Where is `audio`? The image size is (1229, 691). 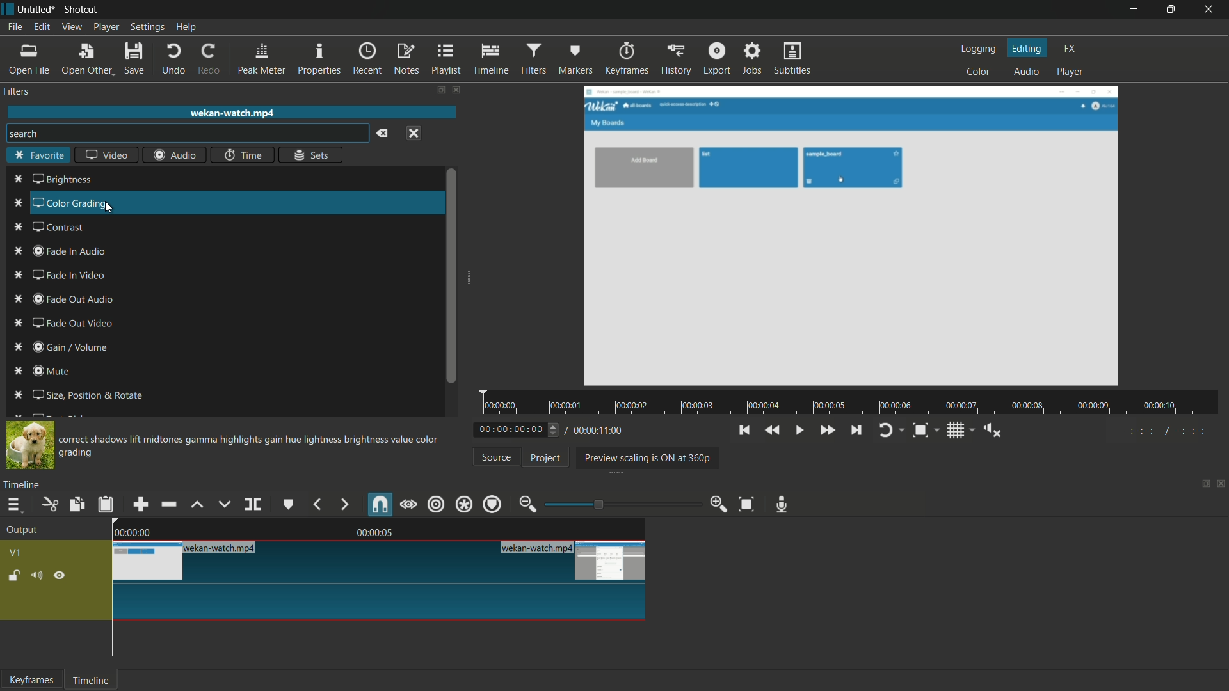
audio is located at coordinates (1026, 72).